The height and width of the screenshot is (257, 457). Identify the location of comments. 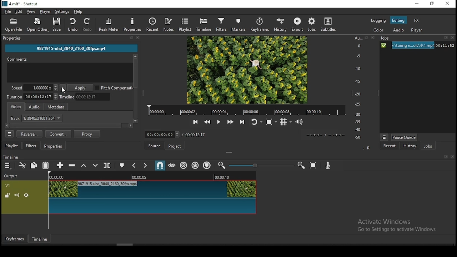
(70, 69).